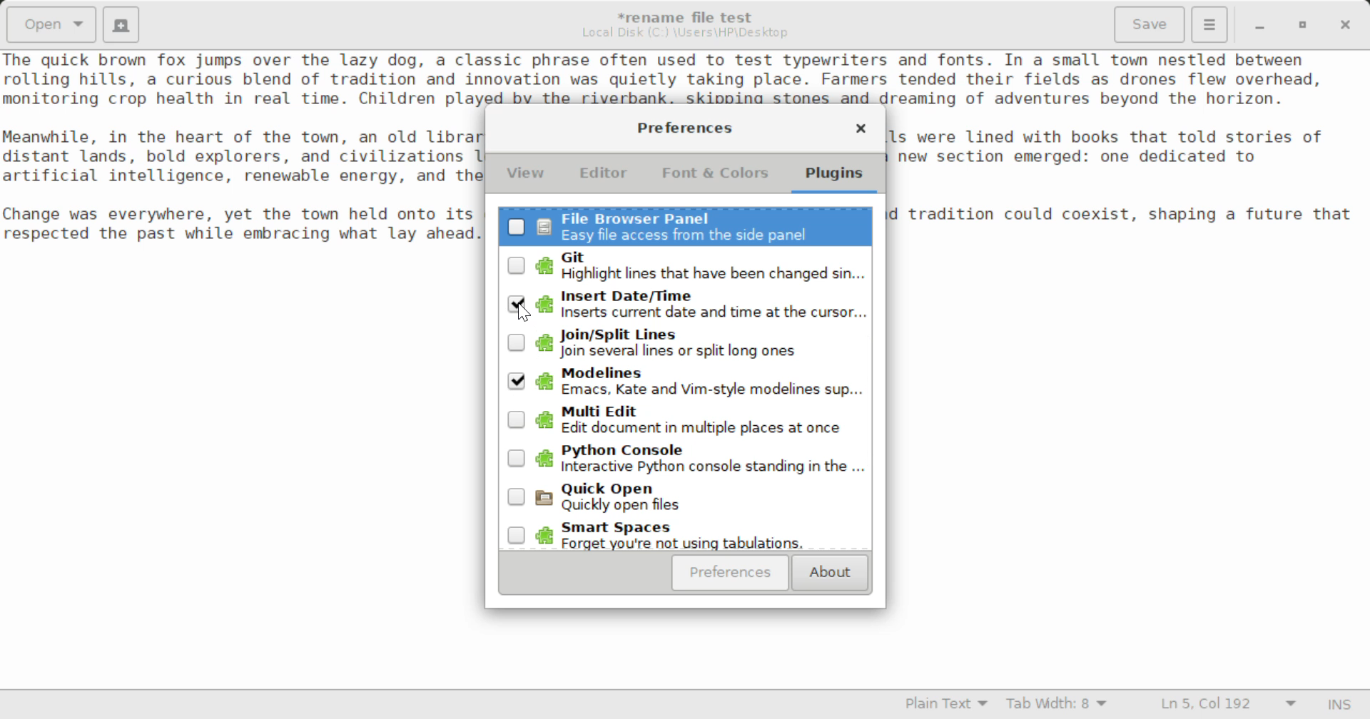  I want to click on Minimize, so click(1303, 25).